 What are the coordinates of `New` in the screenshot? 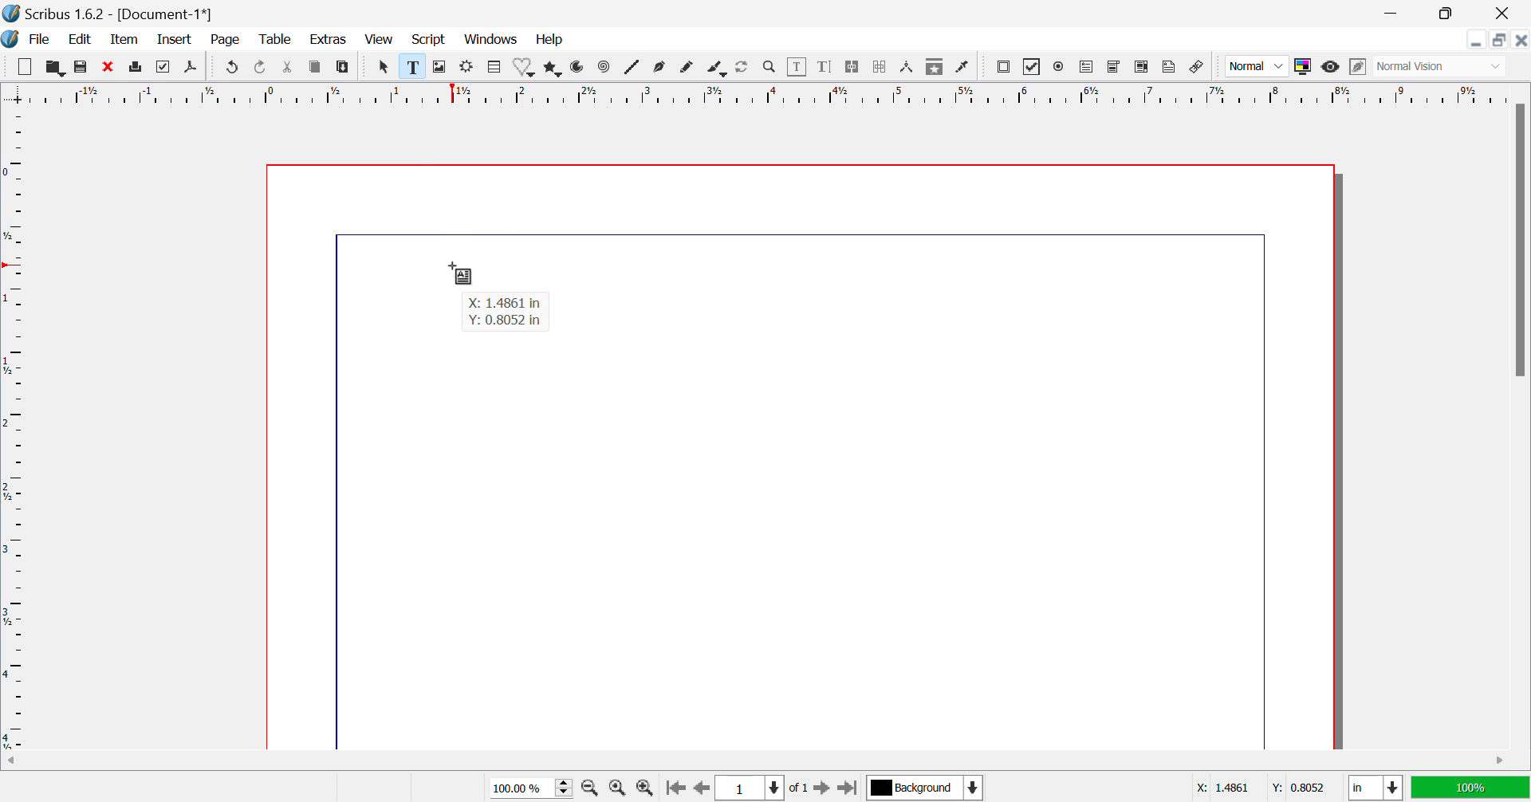 It's located at (24, 66).